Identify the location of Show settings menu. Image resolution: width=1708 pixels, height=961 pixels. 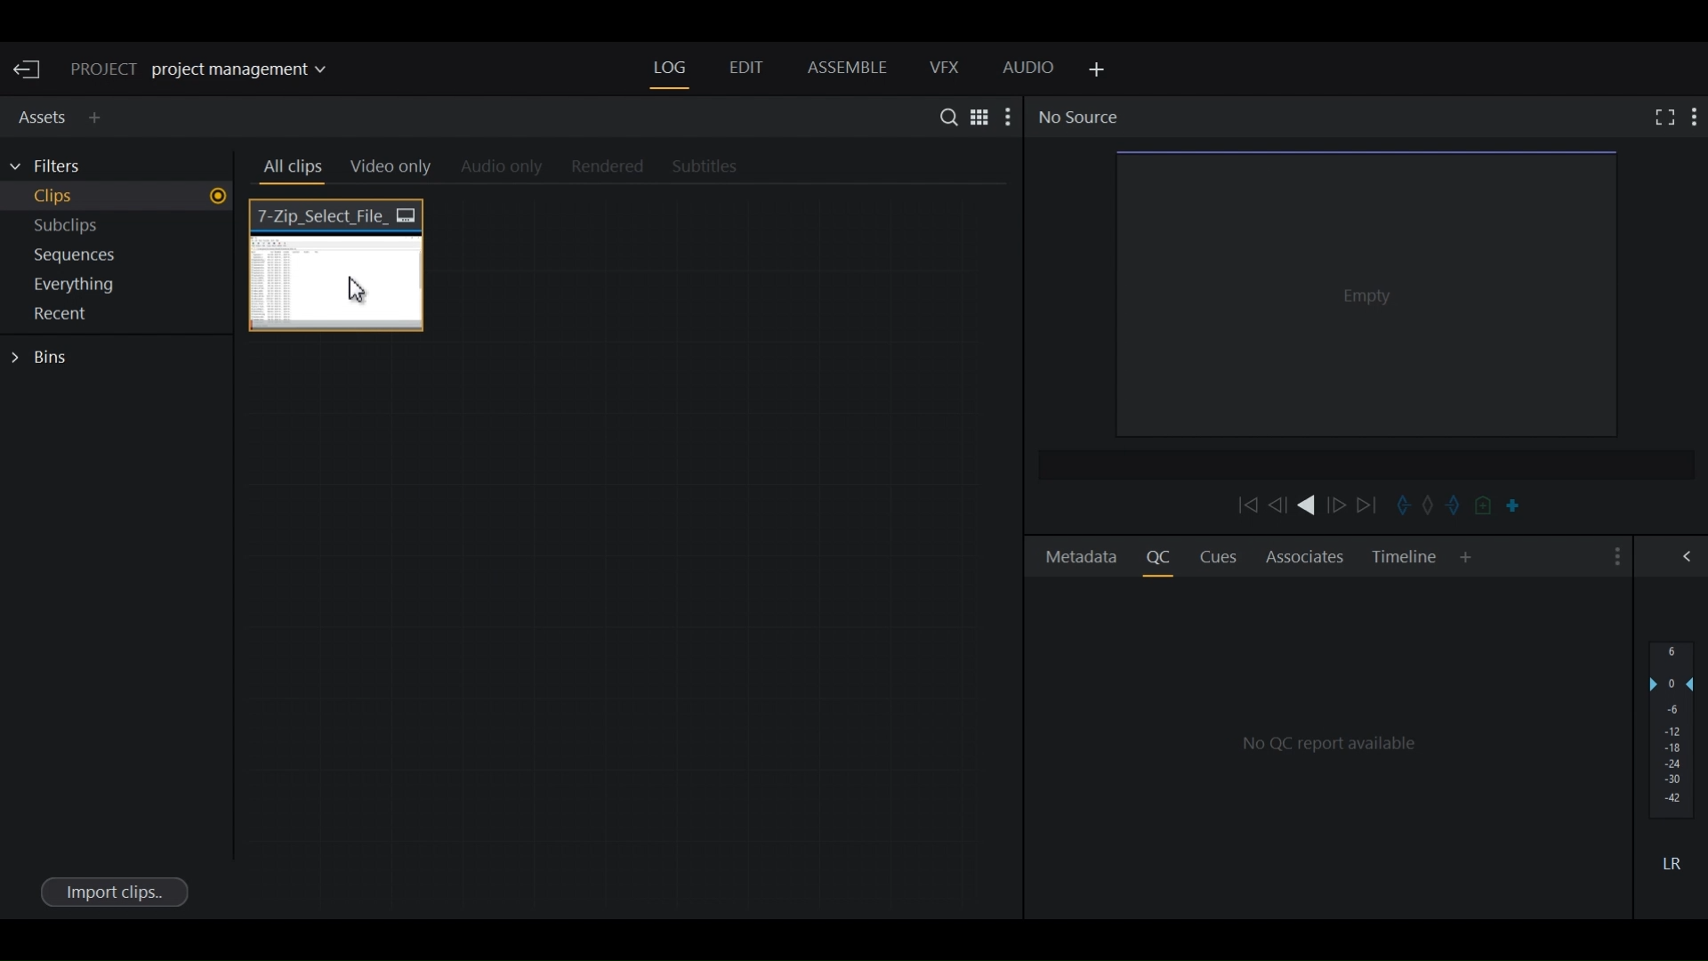
(1696, 116).